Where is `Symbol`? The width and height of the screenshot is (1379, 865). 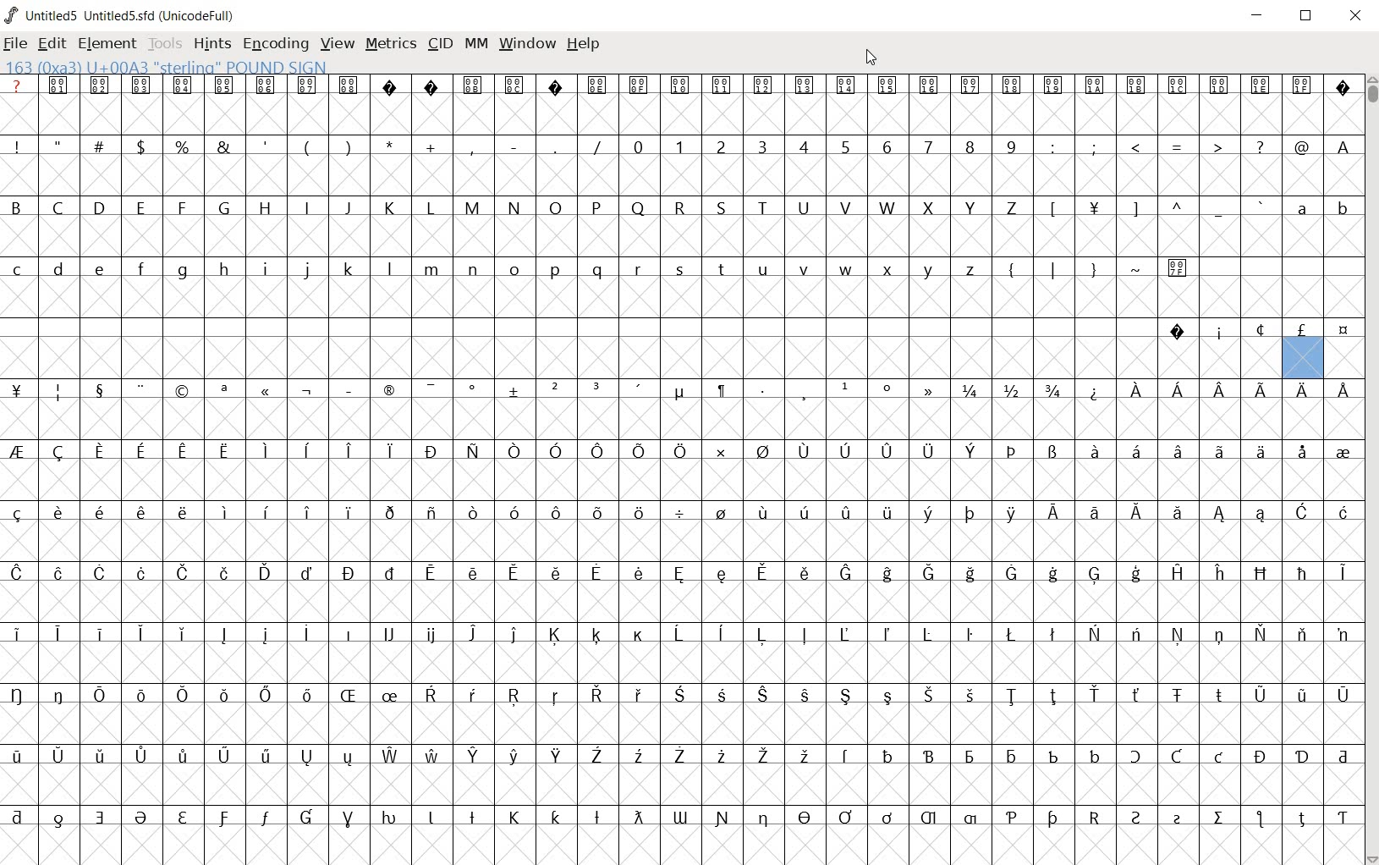 Symbol is located at coordinates (1304, 514).